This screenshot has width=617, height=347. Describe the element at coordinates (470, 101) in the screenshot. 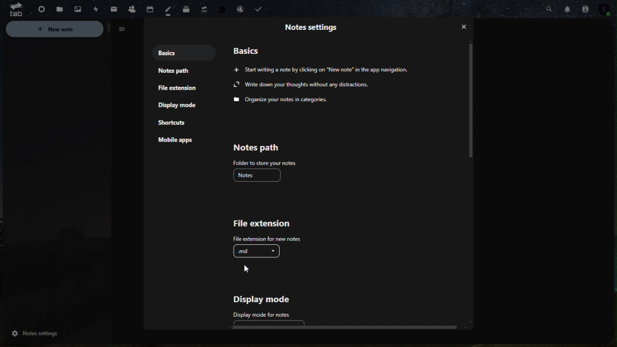

I see `vertical scroll bar` at that location.